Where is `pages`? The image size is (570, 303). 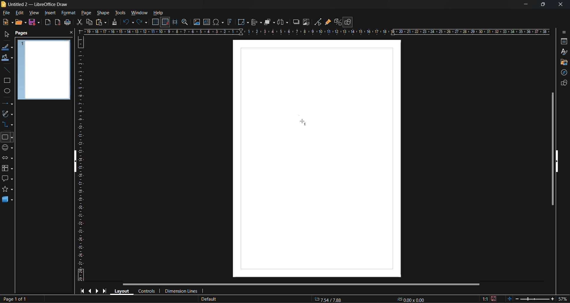
pages is located at coordinates (23, 34).